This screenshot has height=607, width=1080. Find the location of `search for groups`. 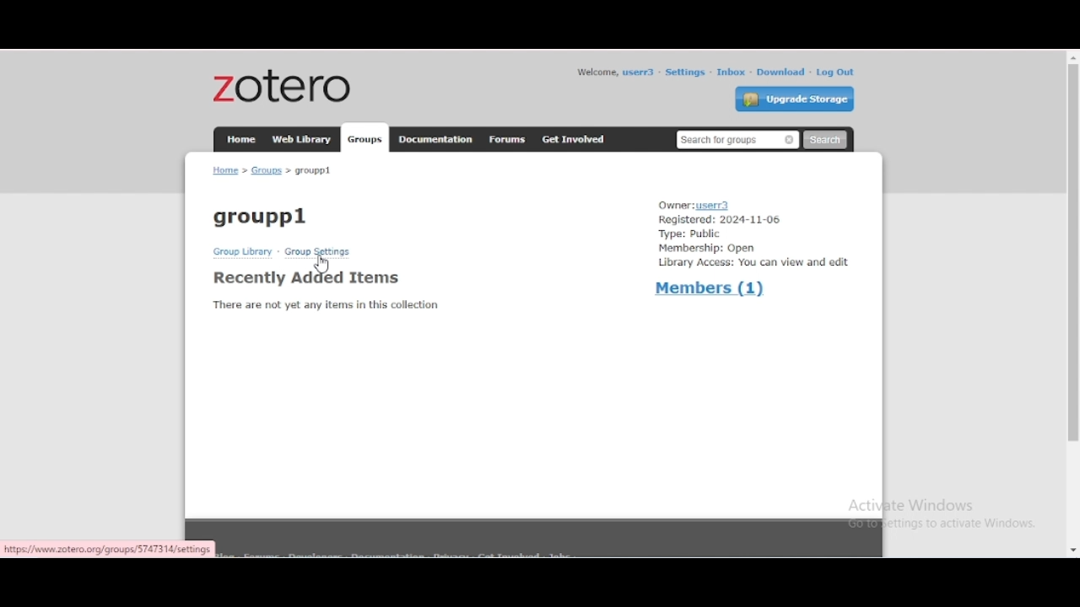

search for groups is located at coordinates (737, 141).